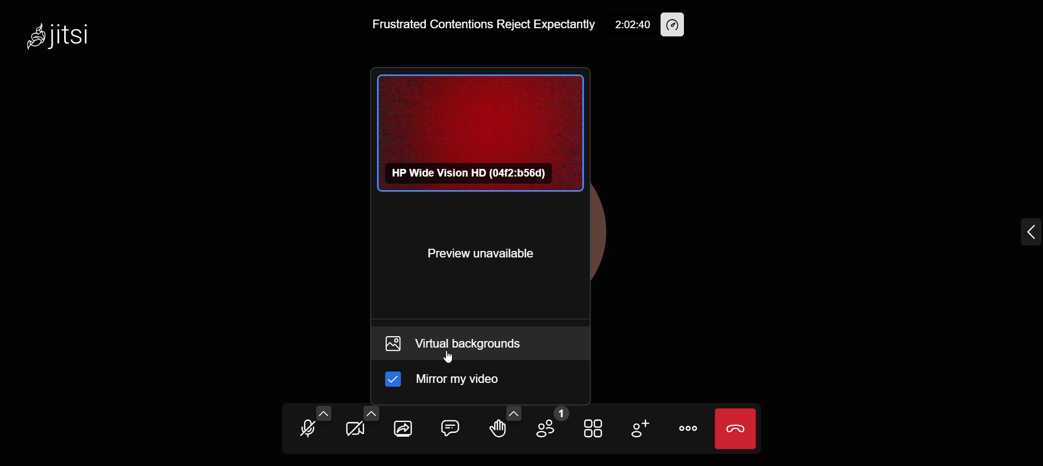 The height and width of the screenshot is (466, 1043). What do you see at coordinates (592, 428) in the screenshot?
I see `toggle view` at bounding box center [592, 428].